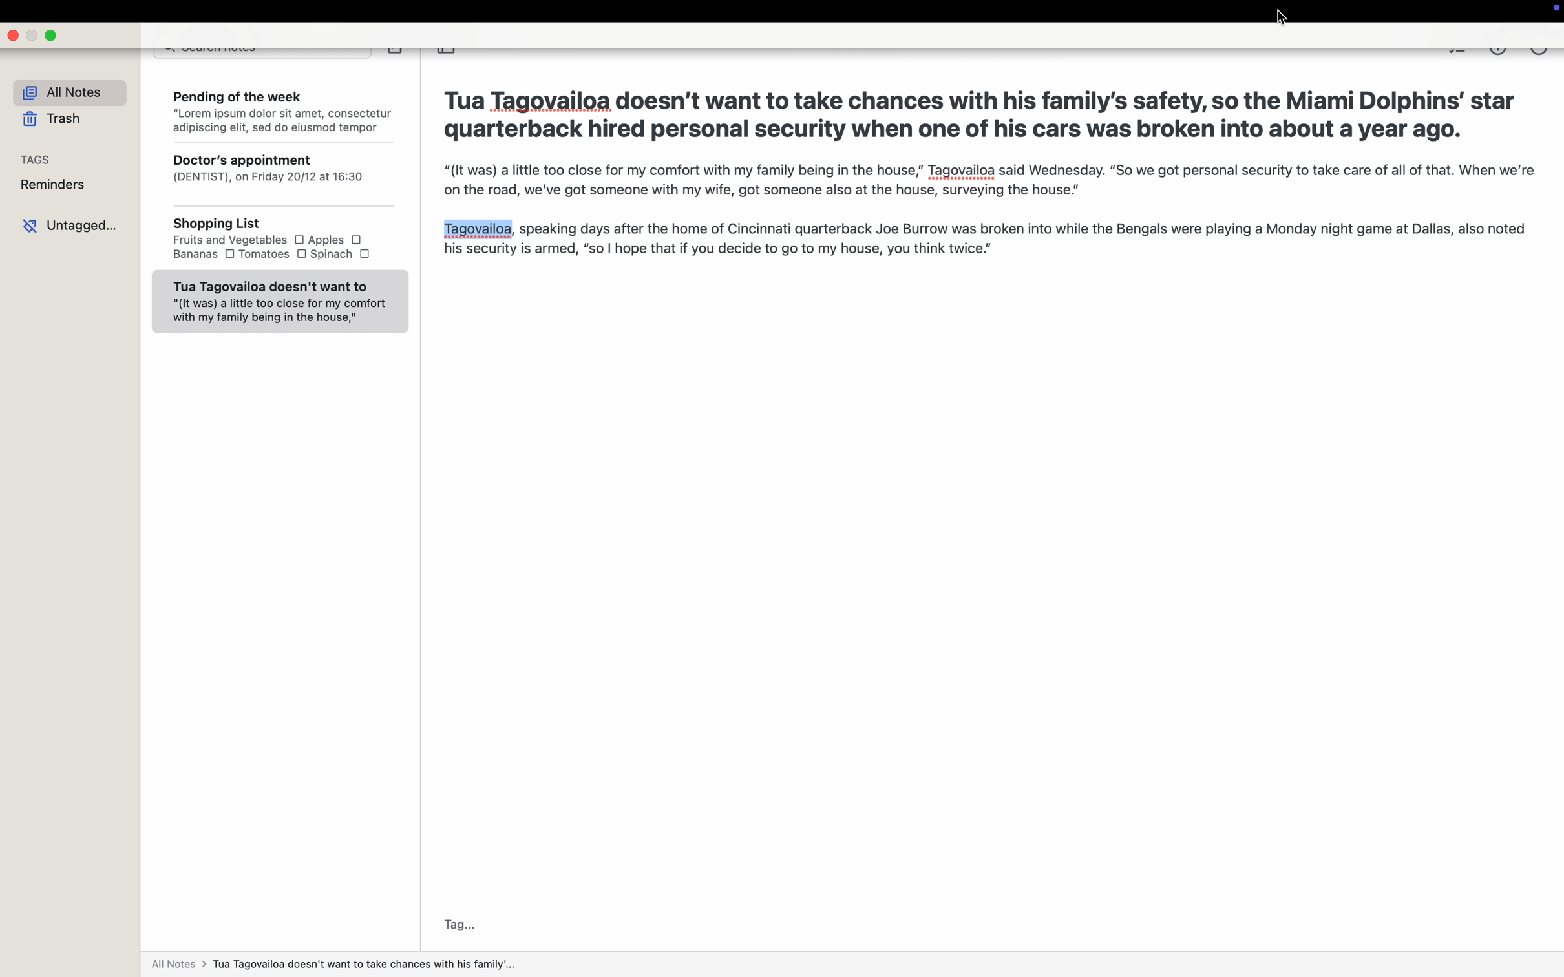 This screenshot has width=1564, height=977. I want to click on All Notes > Tua Tagovailoa doesn't want to take chances with his family"..., so click(341, 965).